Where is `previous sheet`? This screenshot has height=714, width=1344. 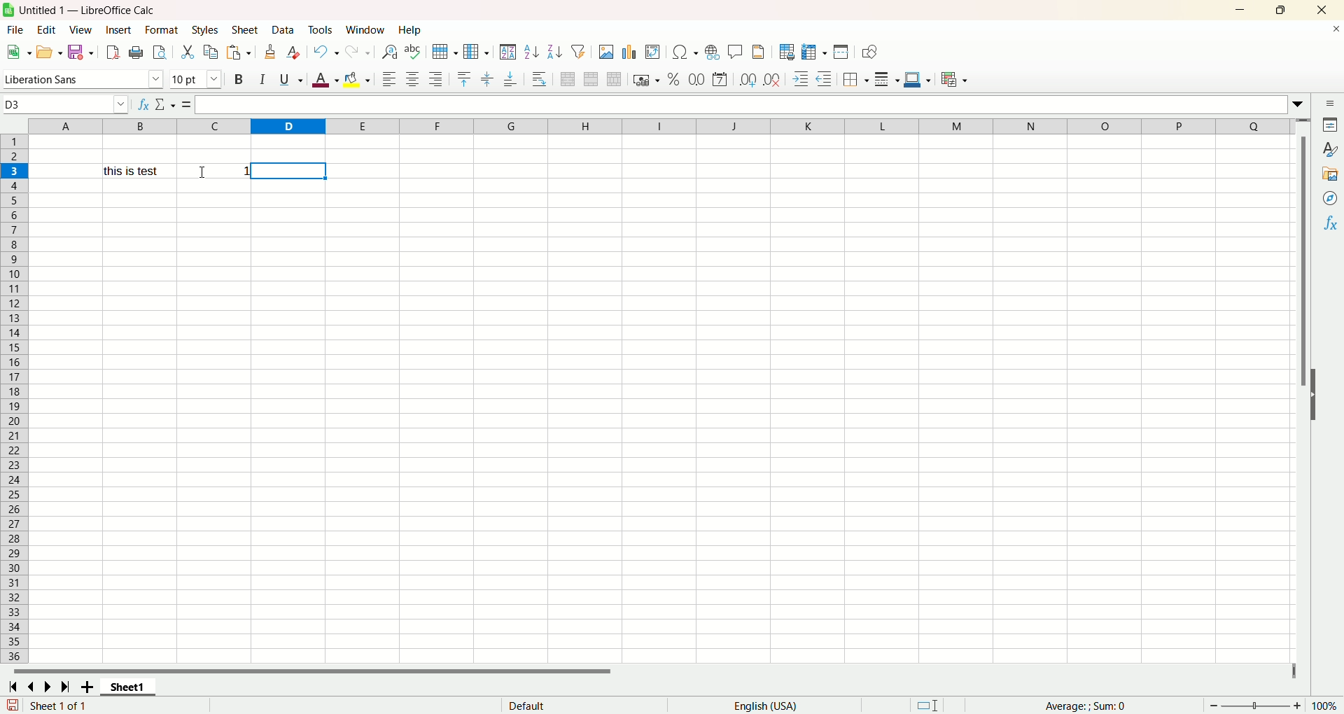
previous sheet is located at coordinates (35, 687).